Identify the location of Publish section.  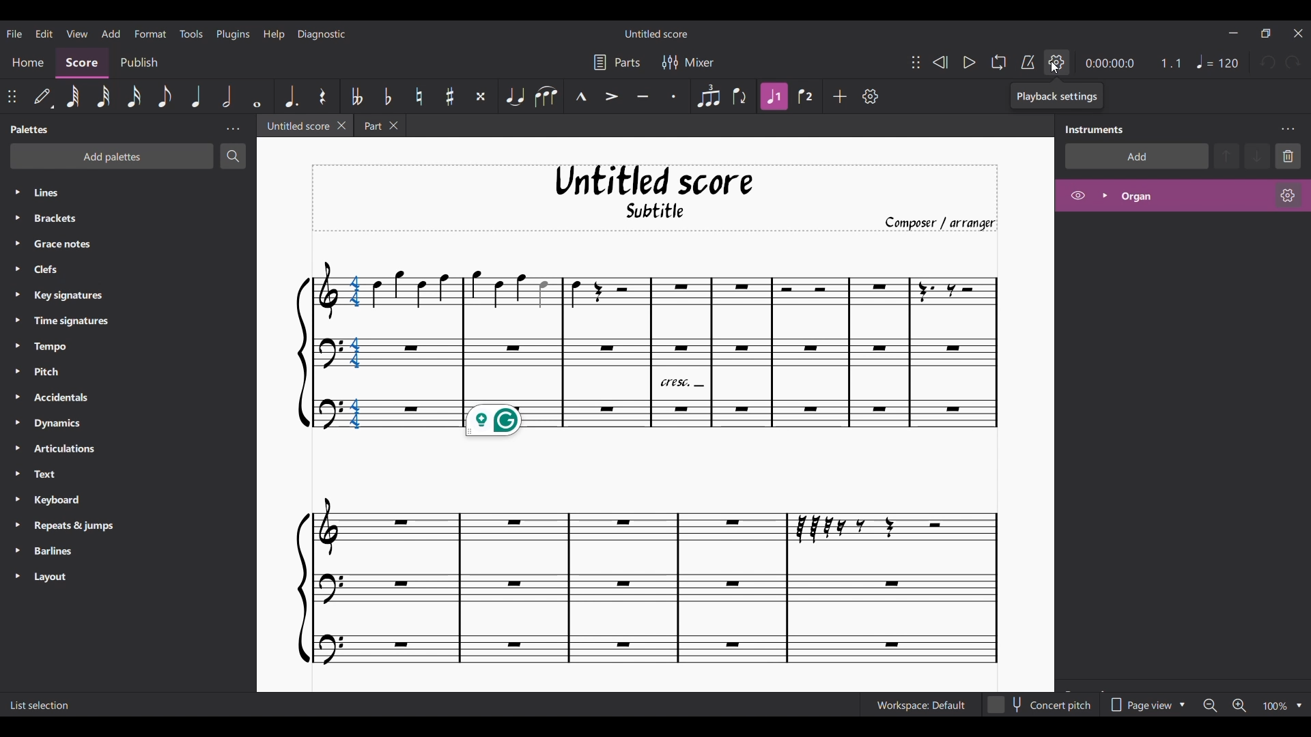
(139, 63).